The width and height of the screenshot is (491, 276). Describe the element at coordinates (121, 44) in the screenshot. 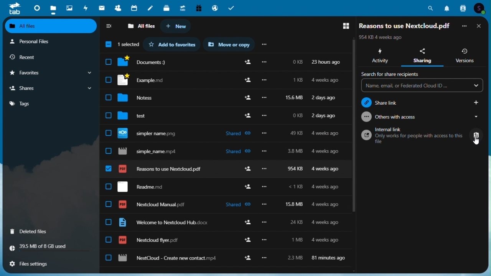

I see `selection box` at that location.